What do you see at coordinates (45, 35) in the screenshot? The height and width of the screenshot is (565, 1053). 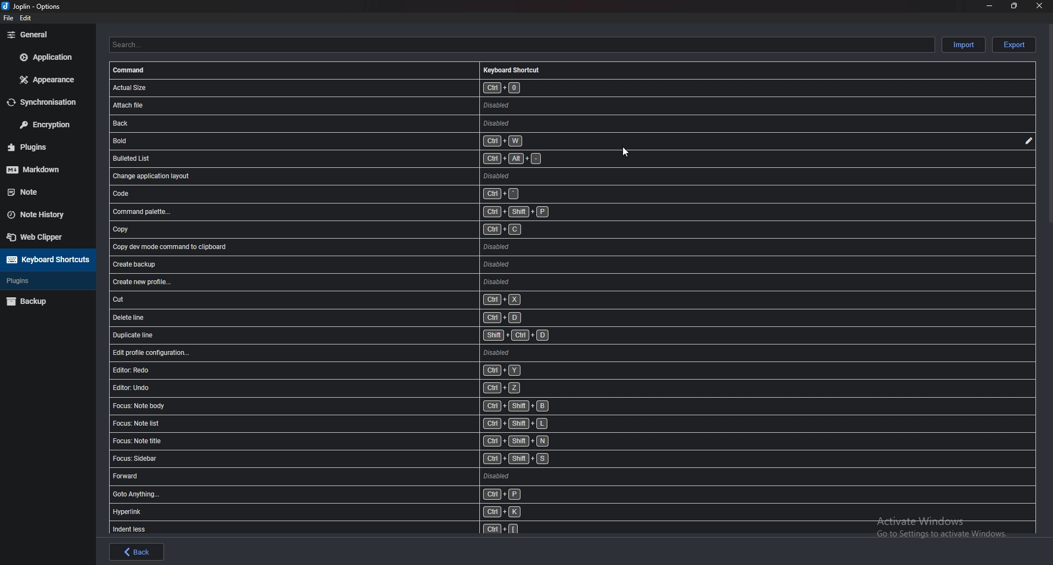 I see `general` at bounding box center [45, 35].